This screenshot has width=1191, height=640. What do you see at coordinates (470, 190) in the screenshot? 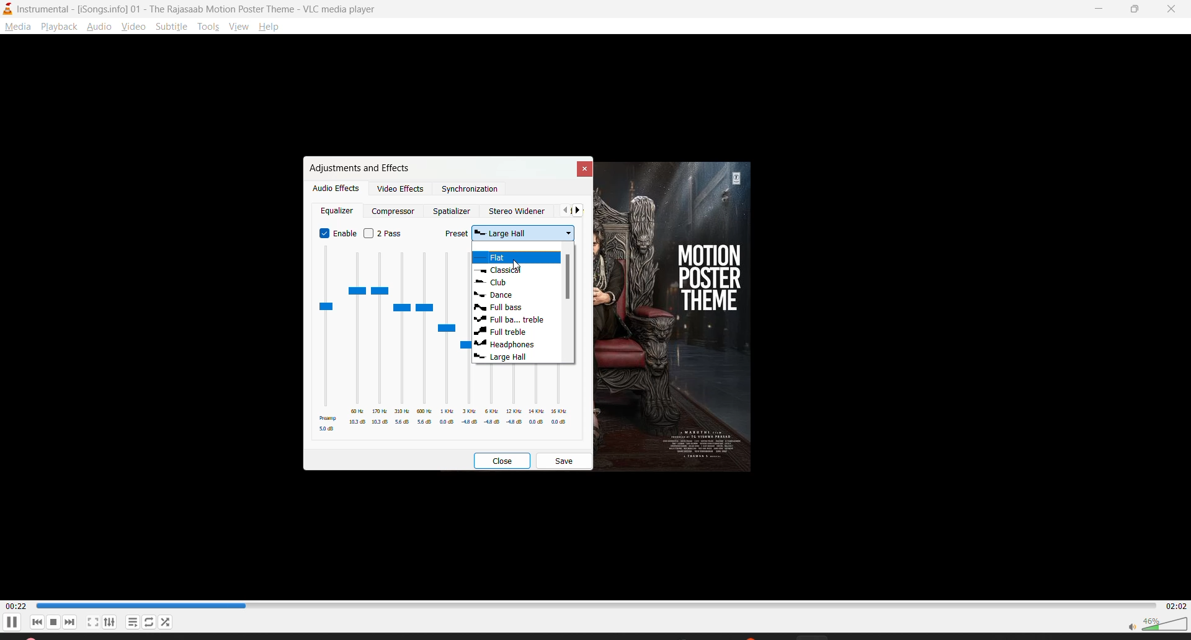
I see `synchronization` at bounding box center [470, 190].